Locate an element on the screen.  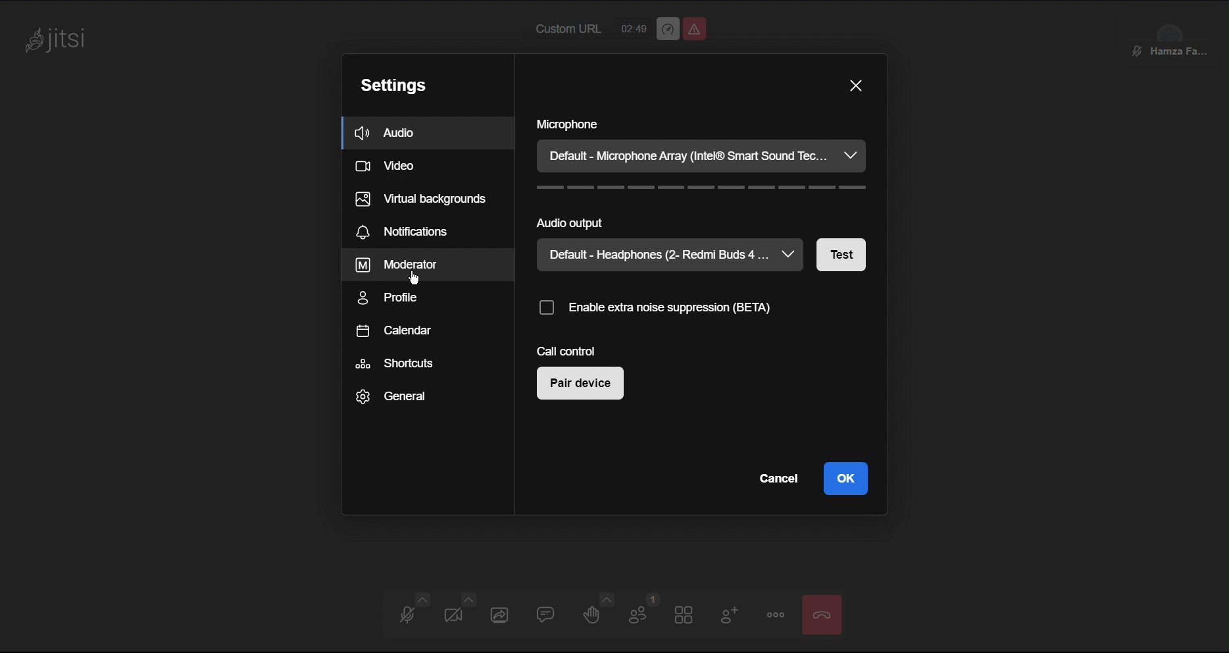
Microphone is located at coordinates (702, 124).